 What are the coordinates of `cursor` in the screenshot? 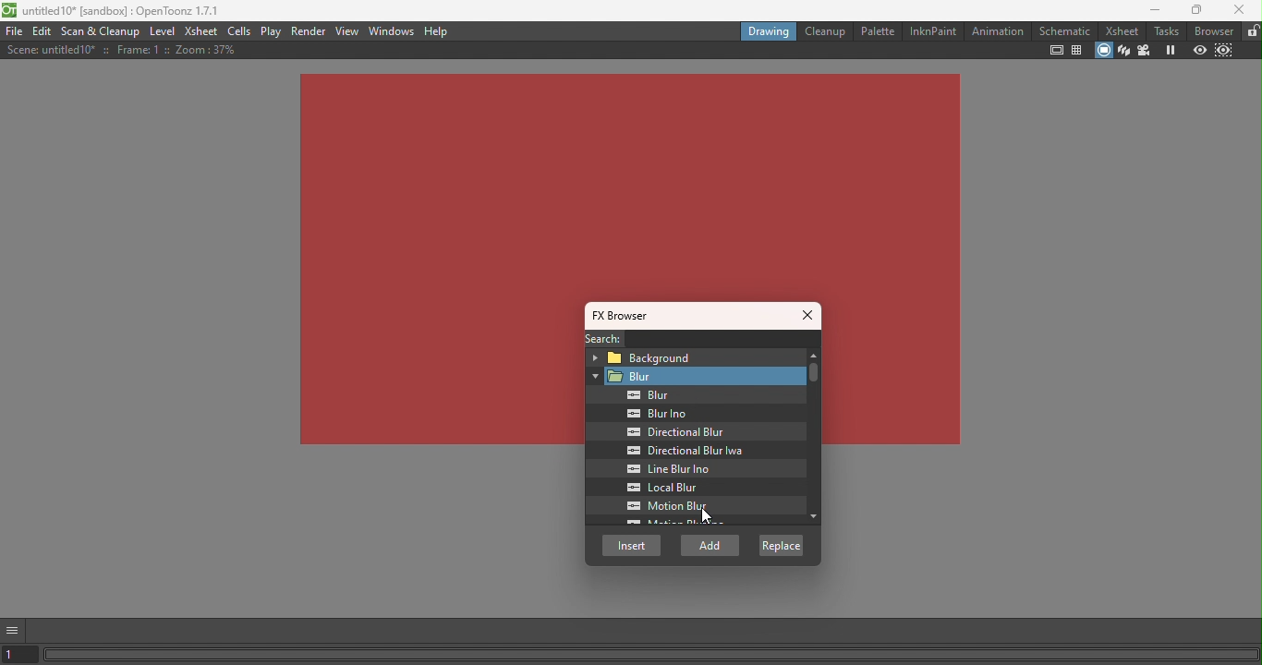 It's located at (707, 518).